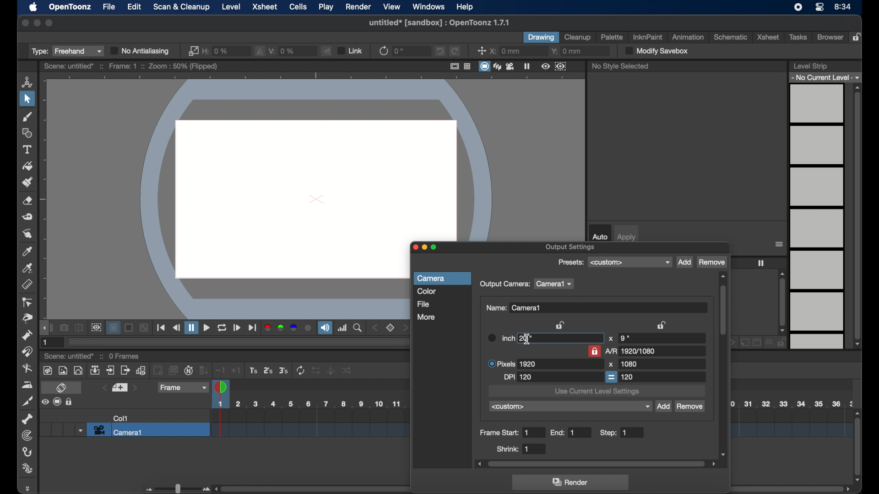 The height and width of the screenshot is (494, 879). I want to click on x, so click(611, 339).